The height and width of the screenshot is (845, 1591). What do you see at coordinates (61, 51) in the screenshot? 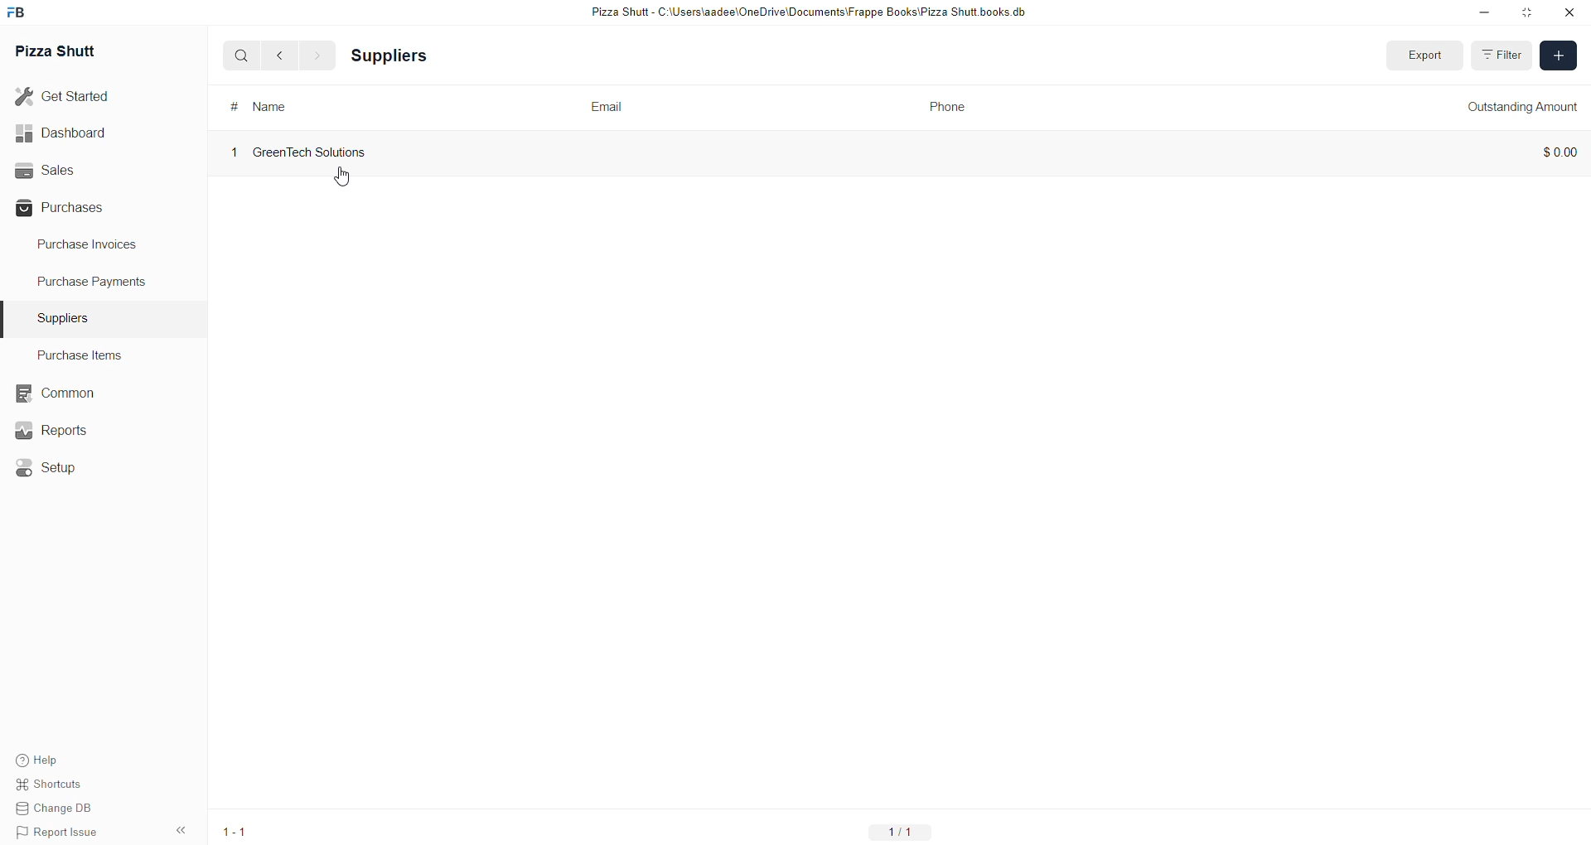
I see `Pizza Shutt` at bounding box center [61, 51].